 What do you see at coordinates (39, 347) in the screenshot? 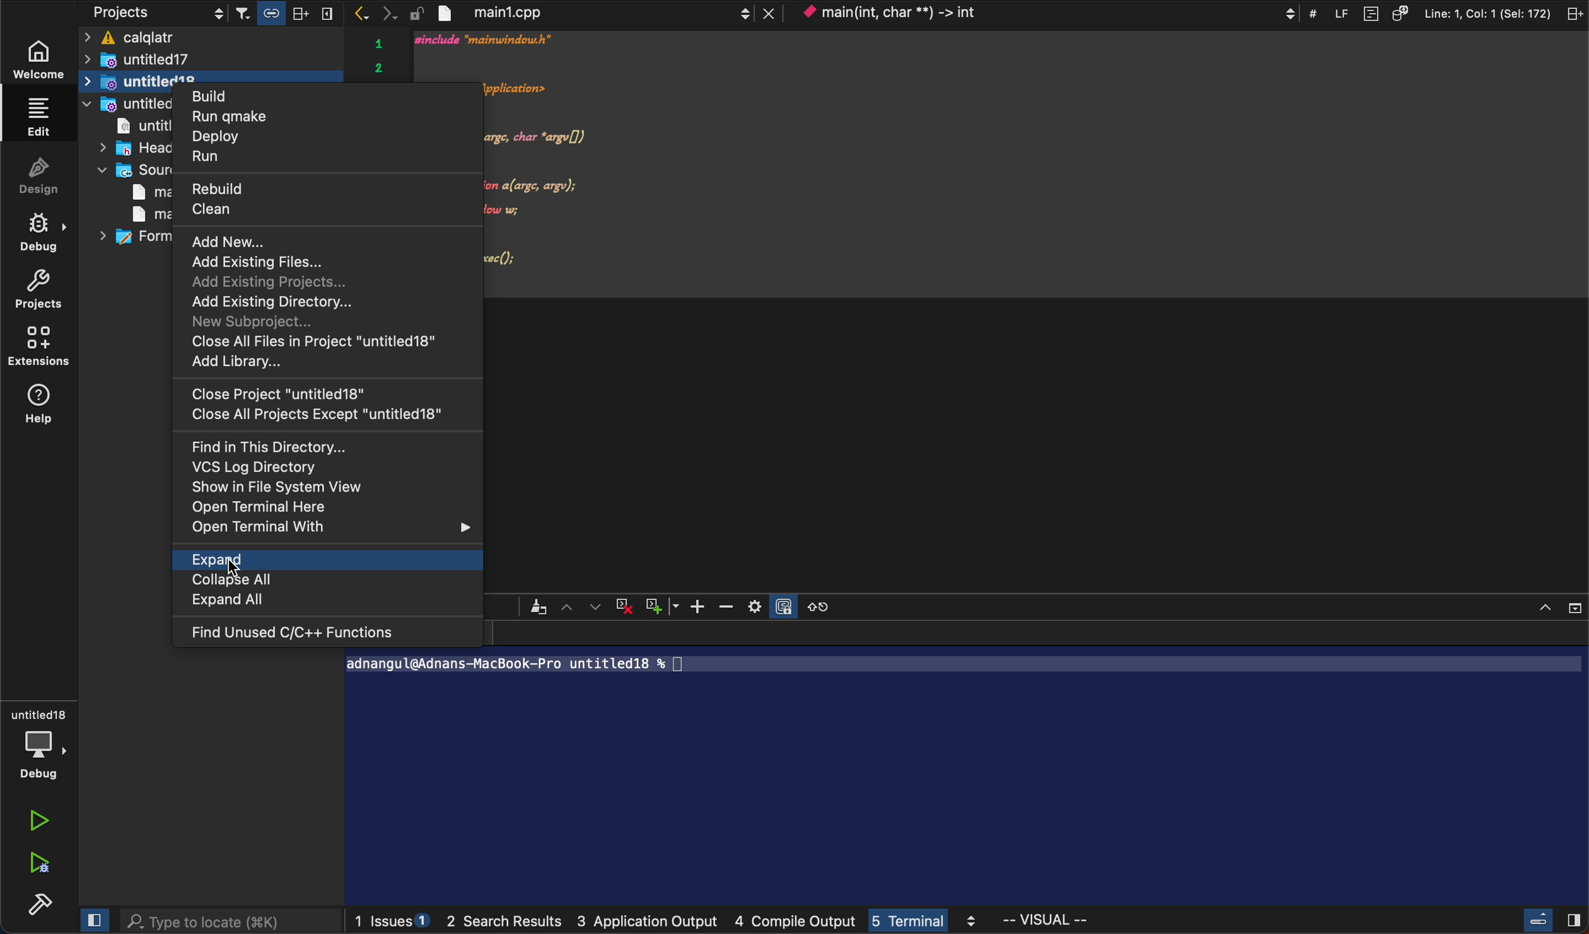
I see `extensions` at bounding box center [39, 347].